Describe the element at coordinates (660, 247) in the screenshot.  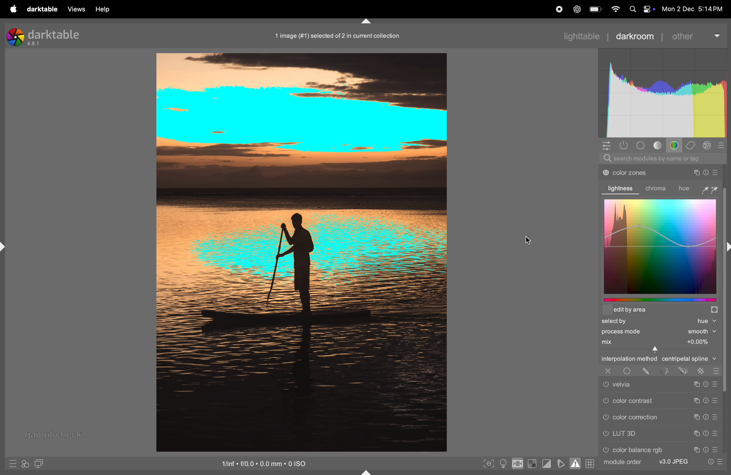
I see `color graphs` at that location.